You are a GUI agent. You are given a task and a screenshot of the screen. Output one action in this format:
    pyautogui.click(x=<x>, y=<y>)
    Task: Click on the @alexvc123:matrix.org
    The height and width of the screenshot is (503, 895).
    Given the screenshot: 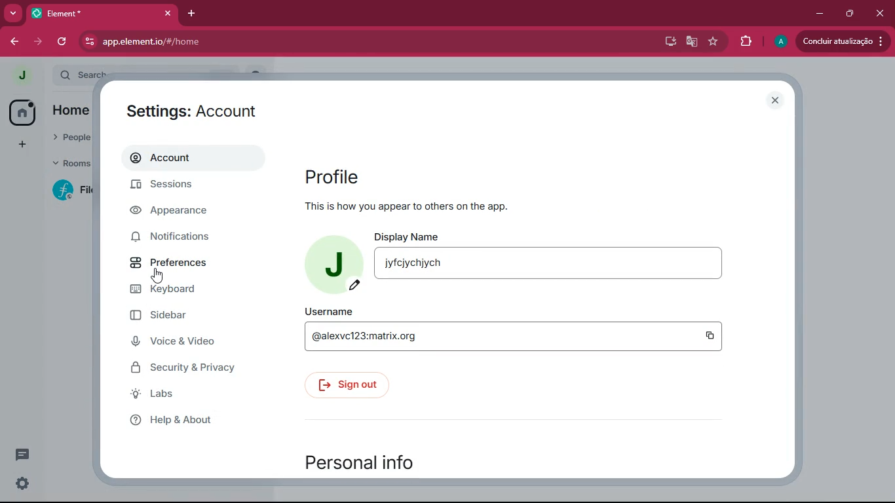 What is the action you would take?
    pyautogui.click(x=496, y=336)
    